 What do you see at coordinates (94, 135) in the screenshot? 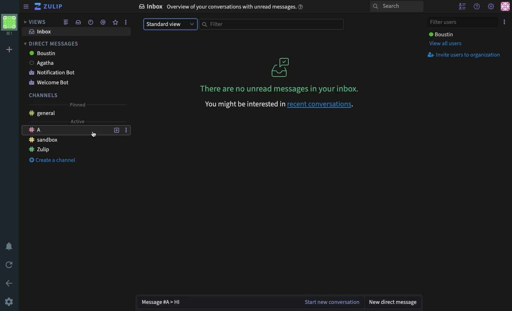
I see `cursor` at bounding box center [94, 135].